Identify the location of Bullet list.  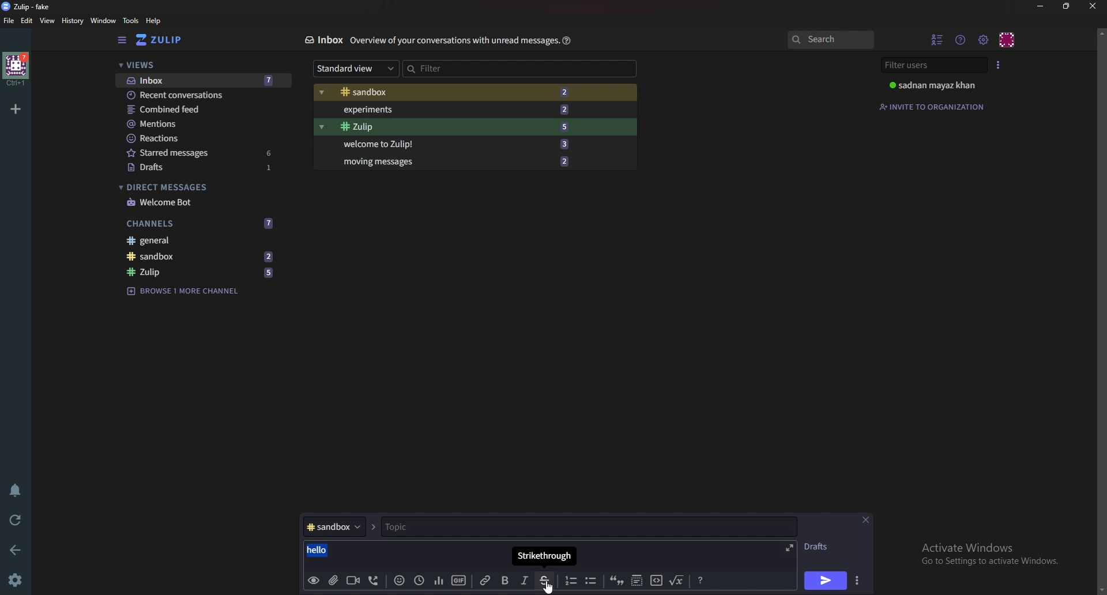
(593, 581).